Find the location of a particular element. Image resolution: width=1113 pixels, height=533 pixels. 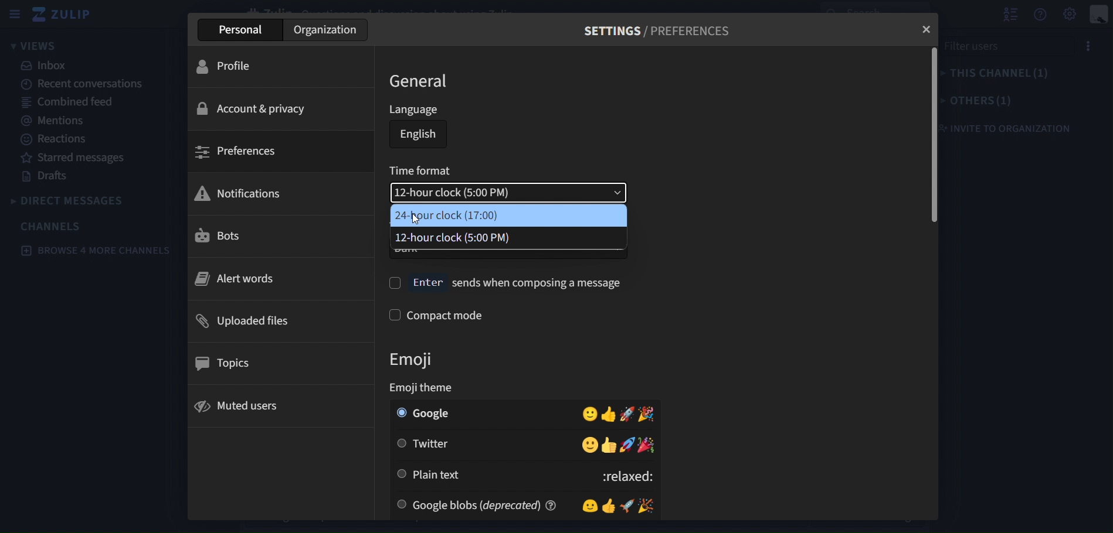

time format is located at coordinates (426, 170).